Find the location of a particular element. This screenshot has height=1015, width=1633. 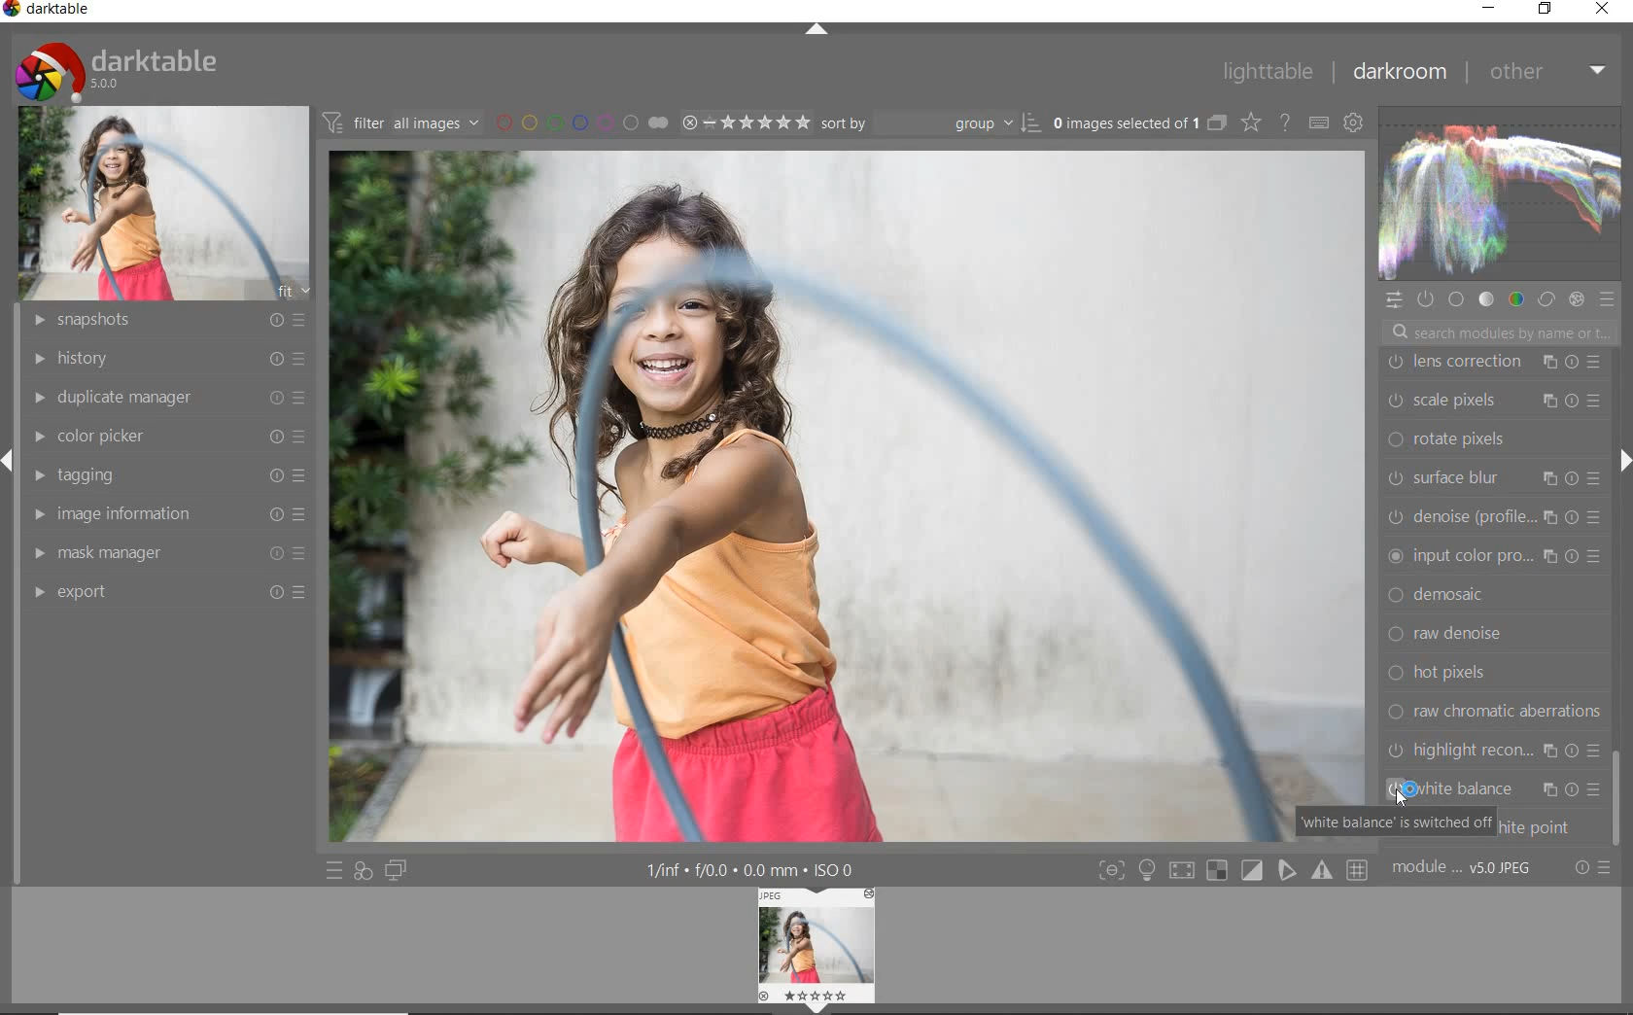

toggle mode  is located at coordinates (1360, 870).